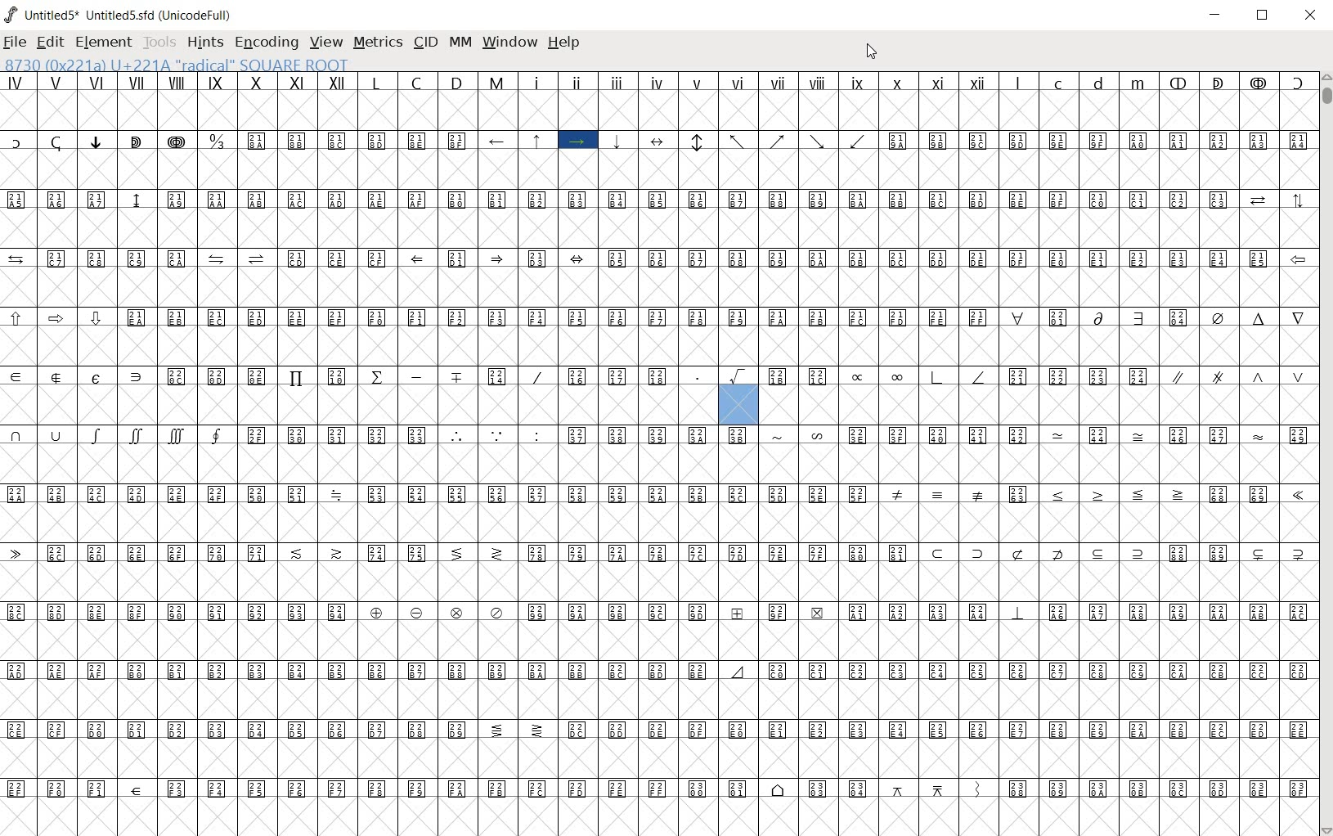 The width and height of the screenshot is (1333, 836). Describe the element at coordinates (459, 43) in the screenshot. I see `MM` at that location.